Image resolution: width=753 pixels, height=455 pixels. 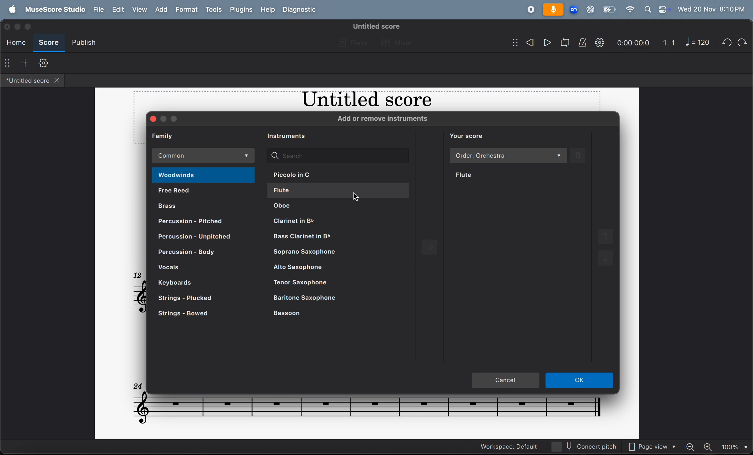 What do you see at coordinates (202, 238) in the screenshot?
I see `percusion unpitched` at bounding box center [202, 238].